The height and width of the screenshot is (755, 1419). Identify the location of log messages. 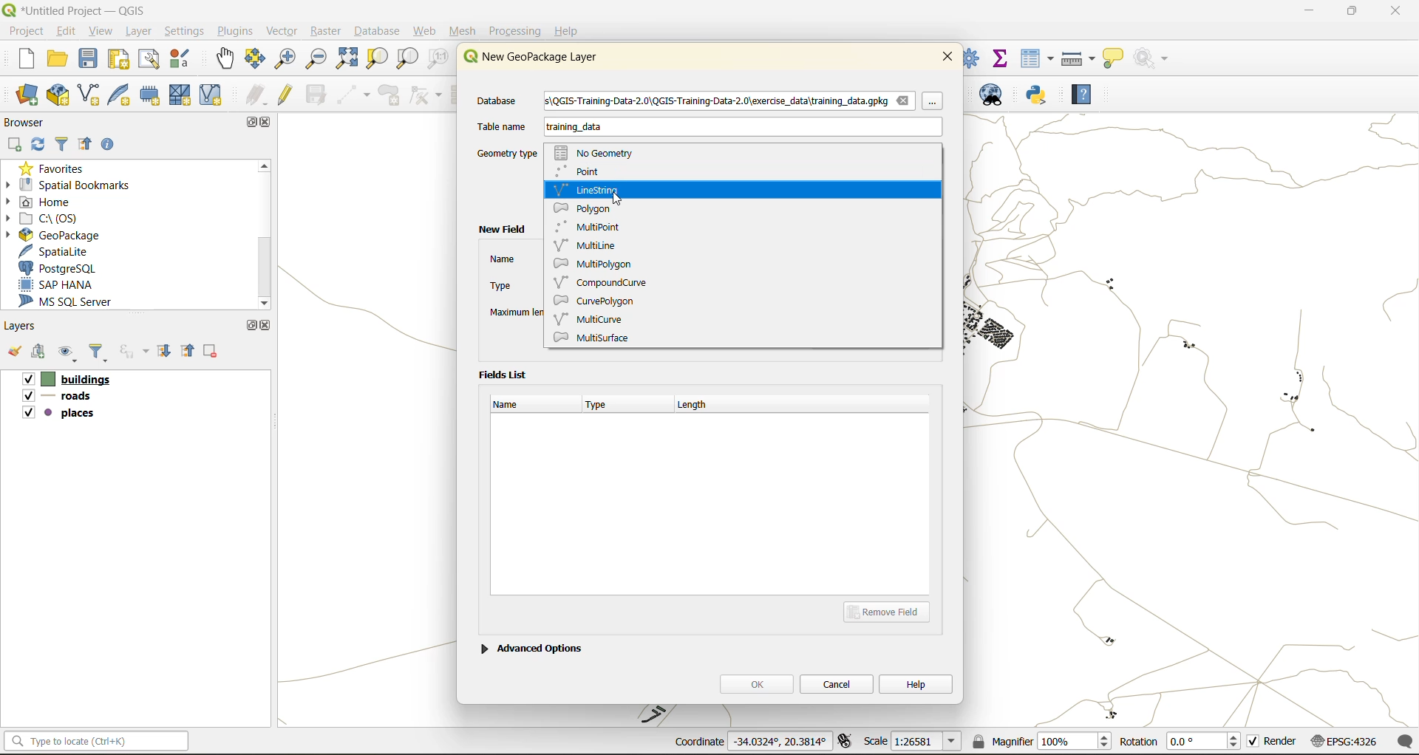
(1406, 741).